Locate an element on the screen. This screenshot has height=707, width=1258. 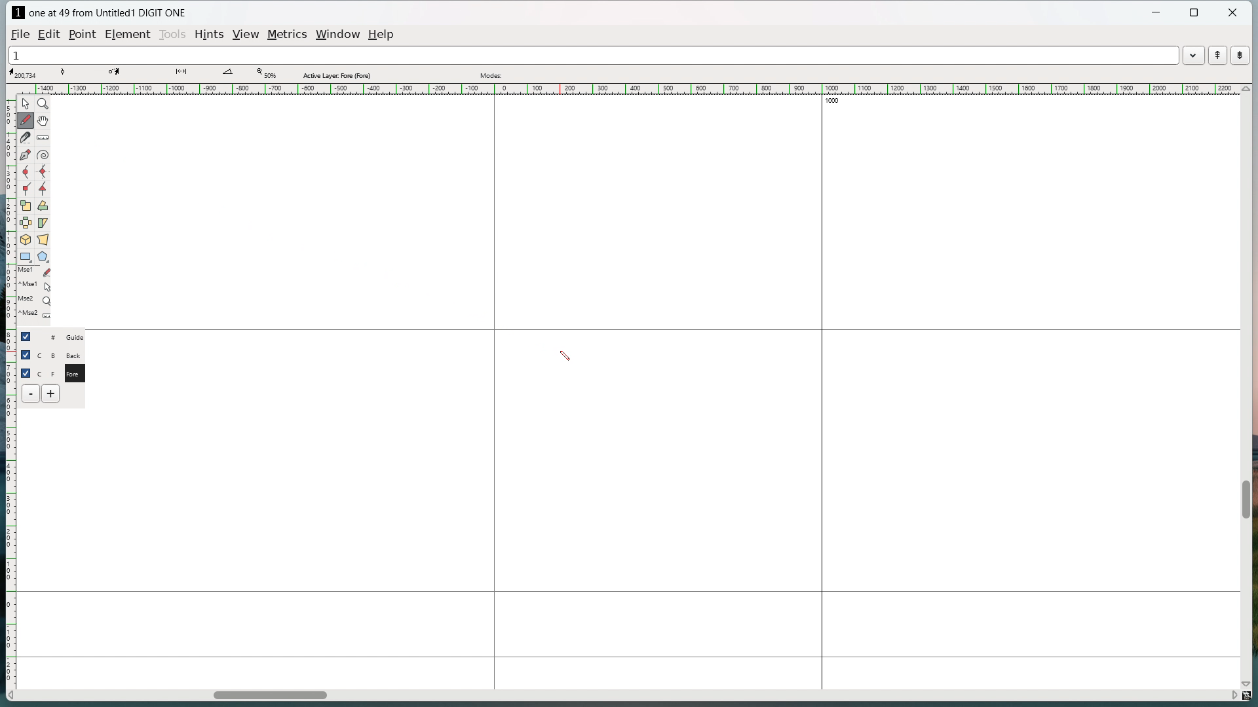
pointer is located at coordinates (26, 103).